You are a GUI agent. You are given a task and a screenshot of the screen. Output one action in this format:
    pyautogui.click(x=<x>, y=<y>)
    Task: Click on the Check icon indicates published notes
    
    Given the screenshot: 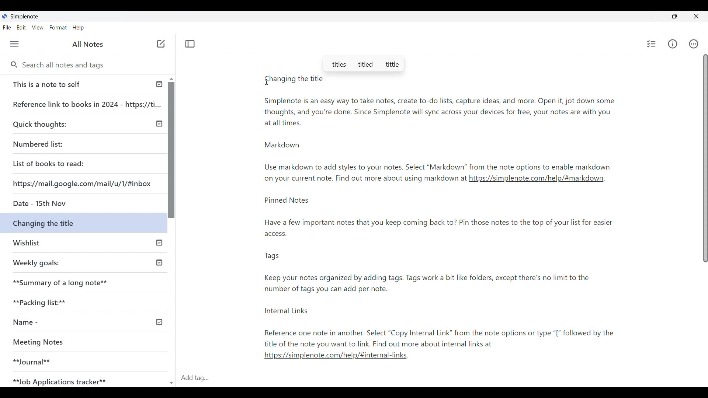 What is the action you would take?
    pyautogui.click(x=161, y=321)
    